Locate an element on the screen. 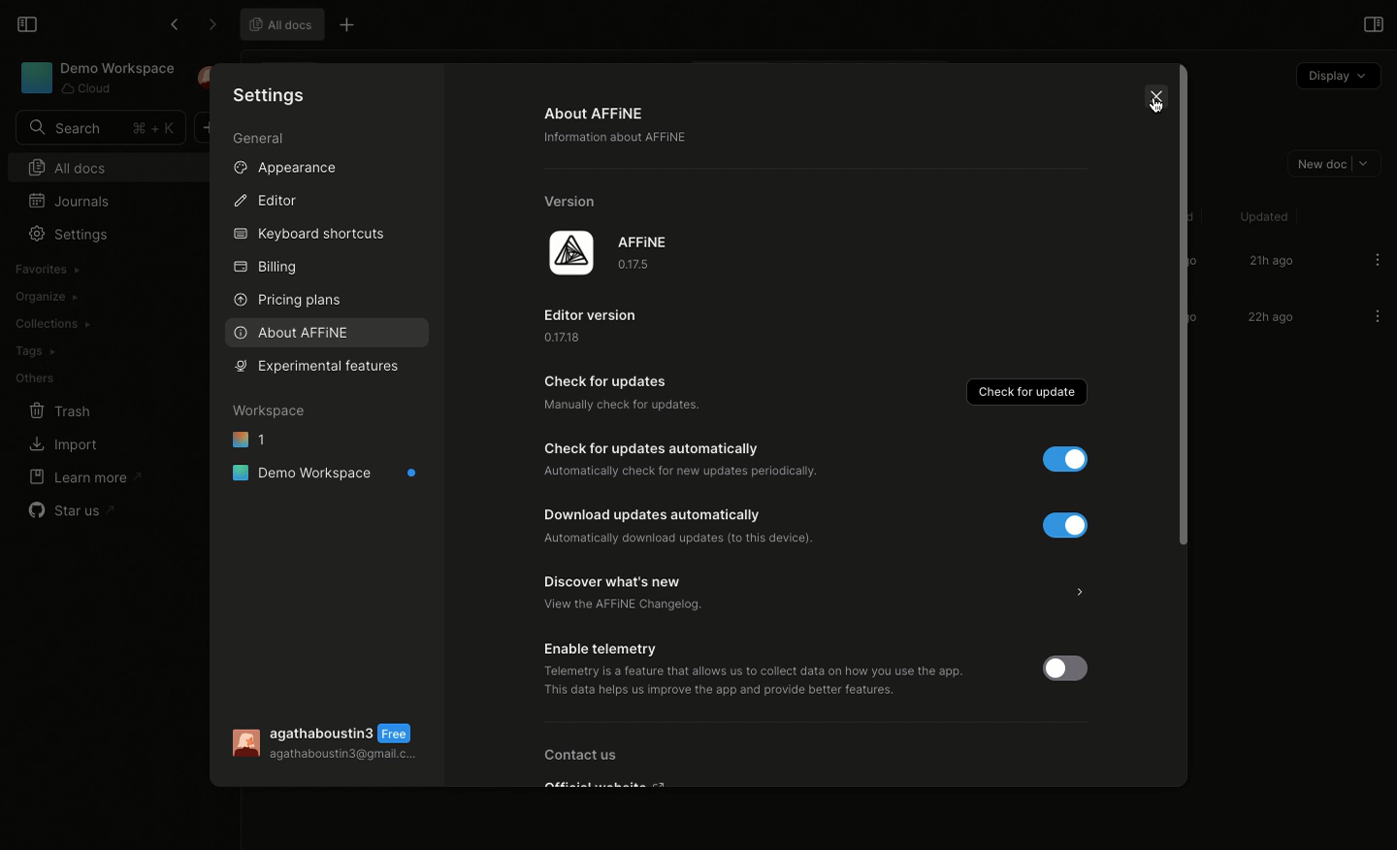 The height and width of the screenshot is (850, 1397). Edit version is located at coordinates (600, 324).